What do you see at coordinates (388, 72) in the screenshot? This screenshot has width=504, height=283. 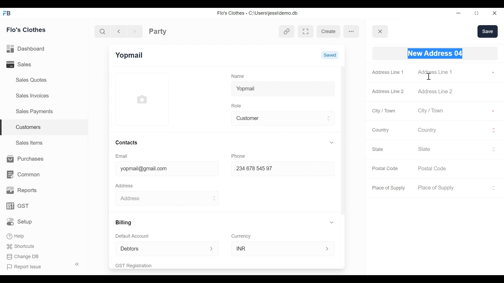 I see `Address Line 1` at bounding box center [388, 72].